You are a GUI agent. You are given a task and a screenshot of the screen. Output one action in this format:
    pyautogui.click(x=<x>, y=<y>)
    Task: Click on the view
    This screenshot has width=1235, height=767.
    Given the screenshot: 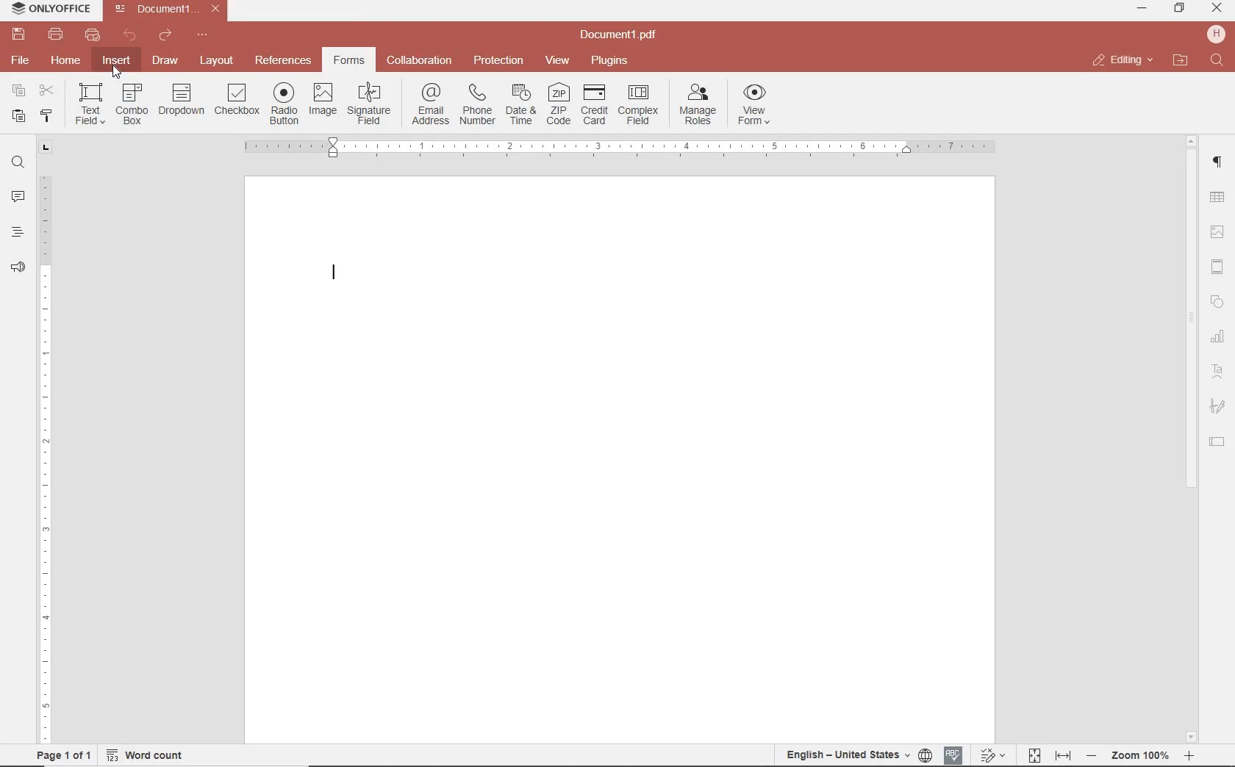 What is the action you would take?
    pyautogui.click(x=557, y=61)
    